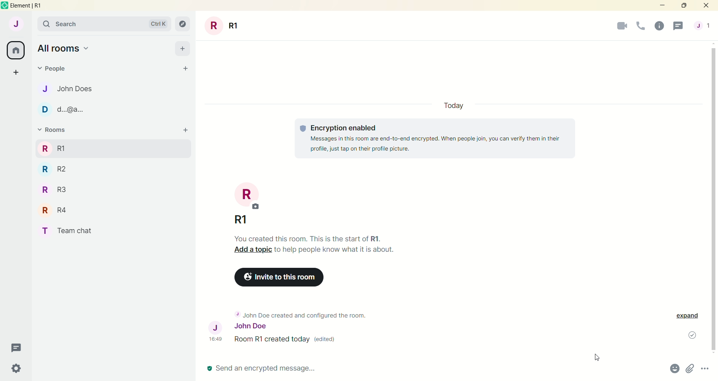 Image resolution: width=718 pixels, height=381 pixels. Describe the element at coordinates (233, 326) in the screenshot. I see `John Doe` at that location.